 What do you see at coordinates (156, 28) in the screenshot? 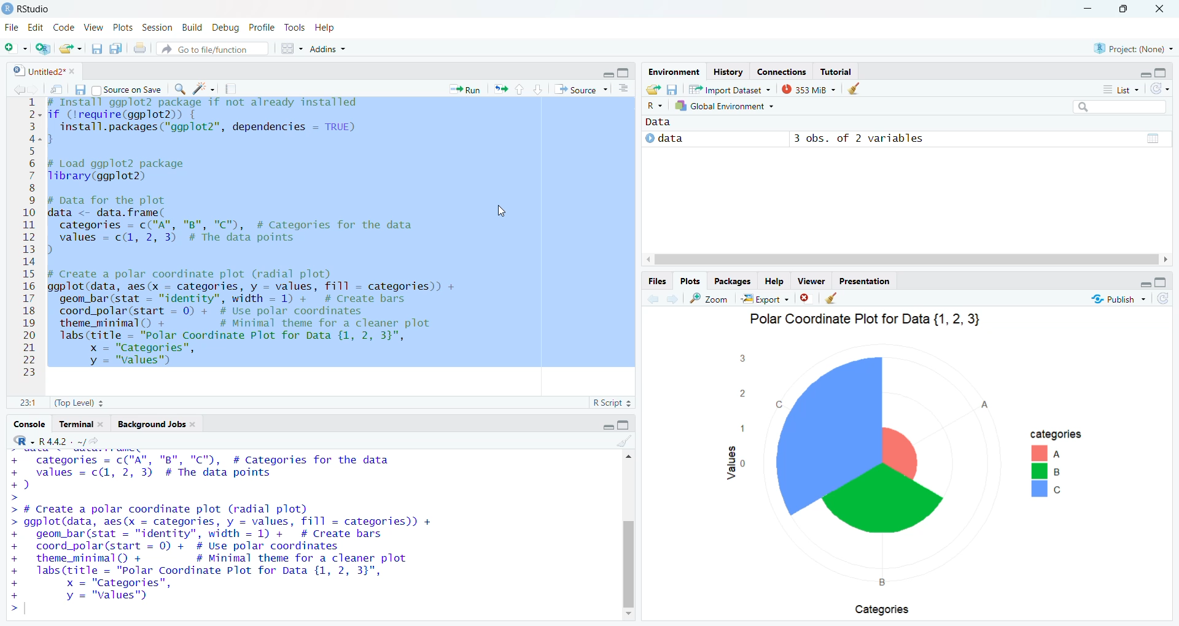
I see `Session` at bounding box center [156, 28].